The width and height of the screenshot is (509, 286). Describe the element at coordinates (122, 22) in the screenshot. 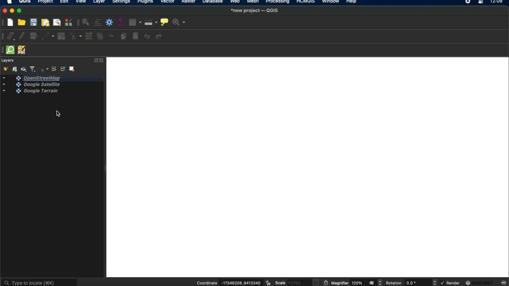

I see `show summary statistics` at that location.